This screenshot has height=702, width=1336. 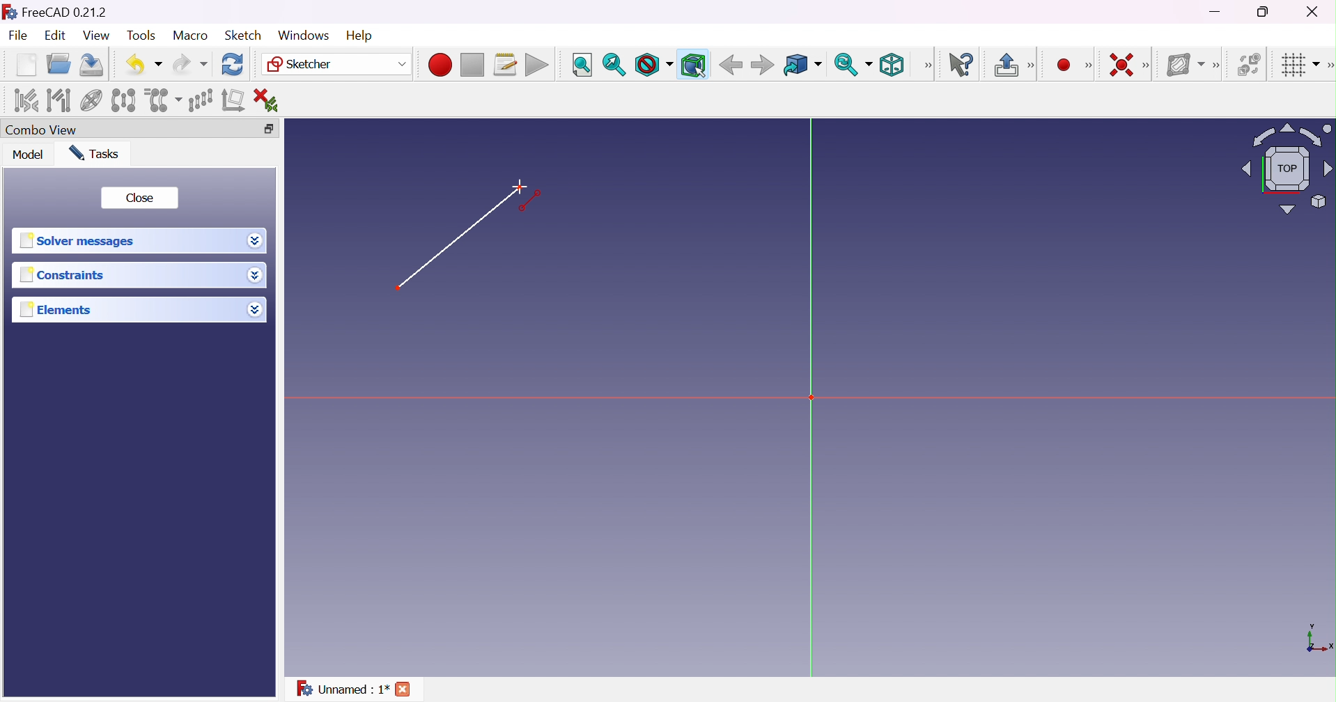 I want to click on Restore down, so click(x=270, y=127).